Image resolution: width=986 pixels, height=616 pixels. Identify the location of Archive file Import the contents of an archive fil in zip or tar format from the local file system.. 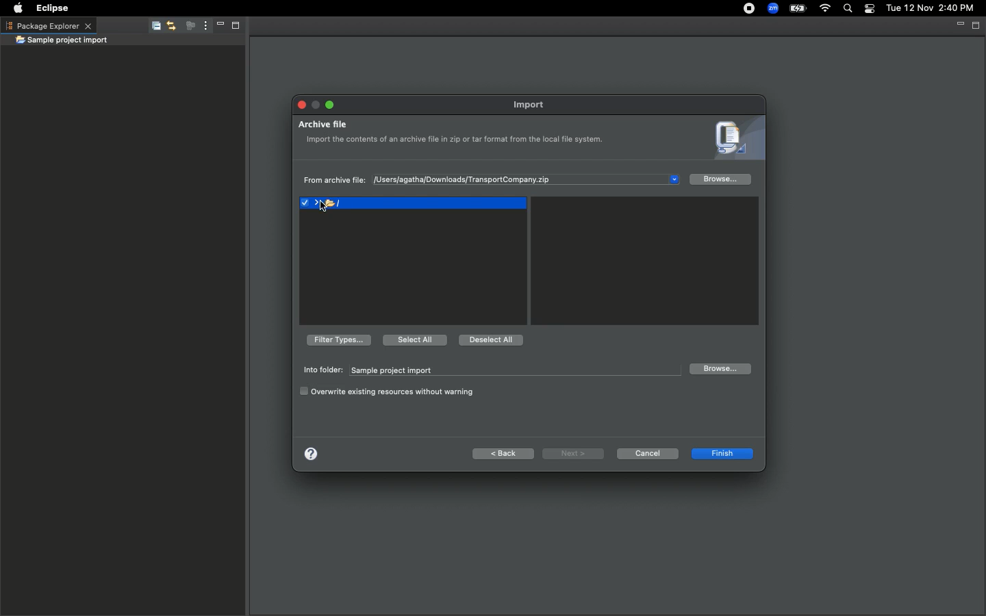
(455, 136).